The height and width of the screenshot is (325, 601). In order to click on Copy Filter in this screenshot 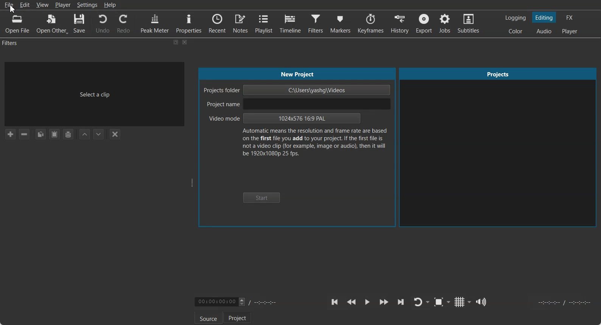, I will do `click(40, 134)`.